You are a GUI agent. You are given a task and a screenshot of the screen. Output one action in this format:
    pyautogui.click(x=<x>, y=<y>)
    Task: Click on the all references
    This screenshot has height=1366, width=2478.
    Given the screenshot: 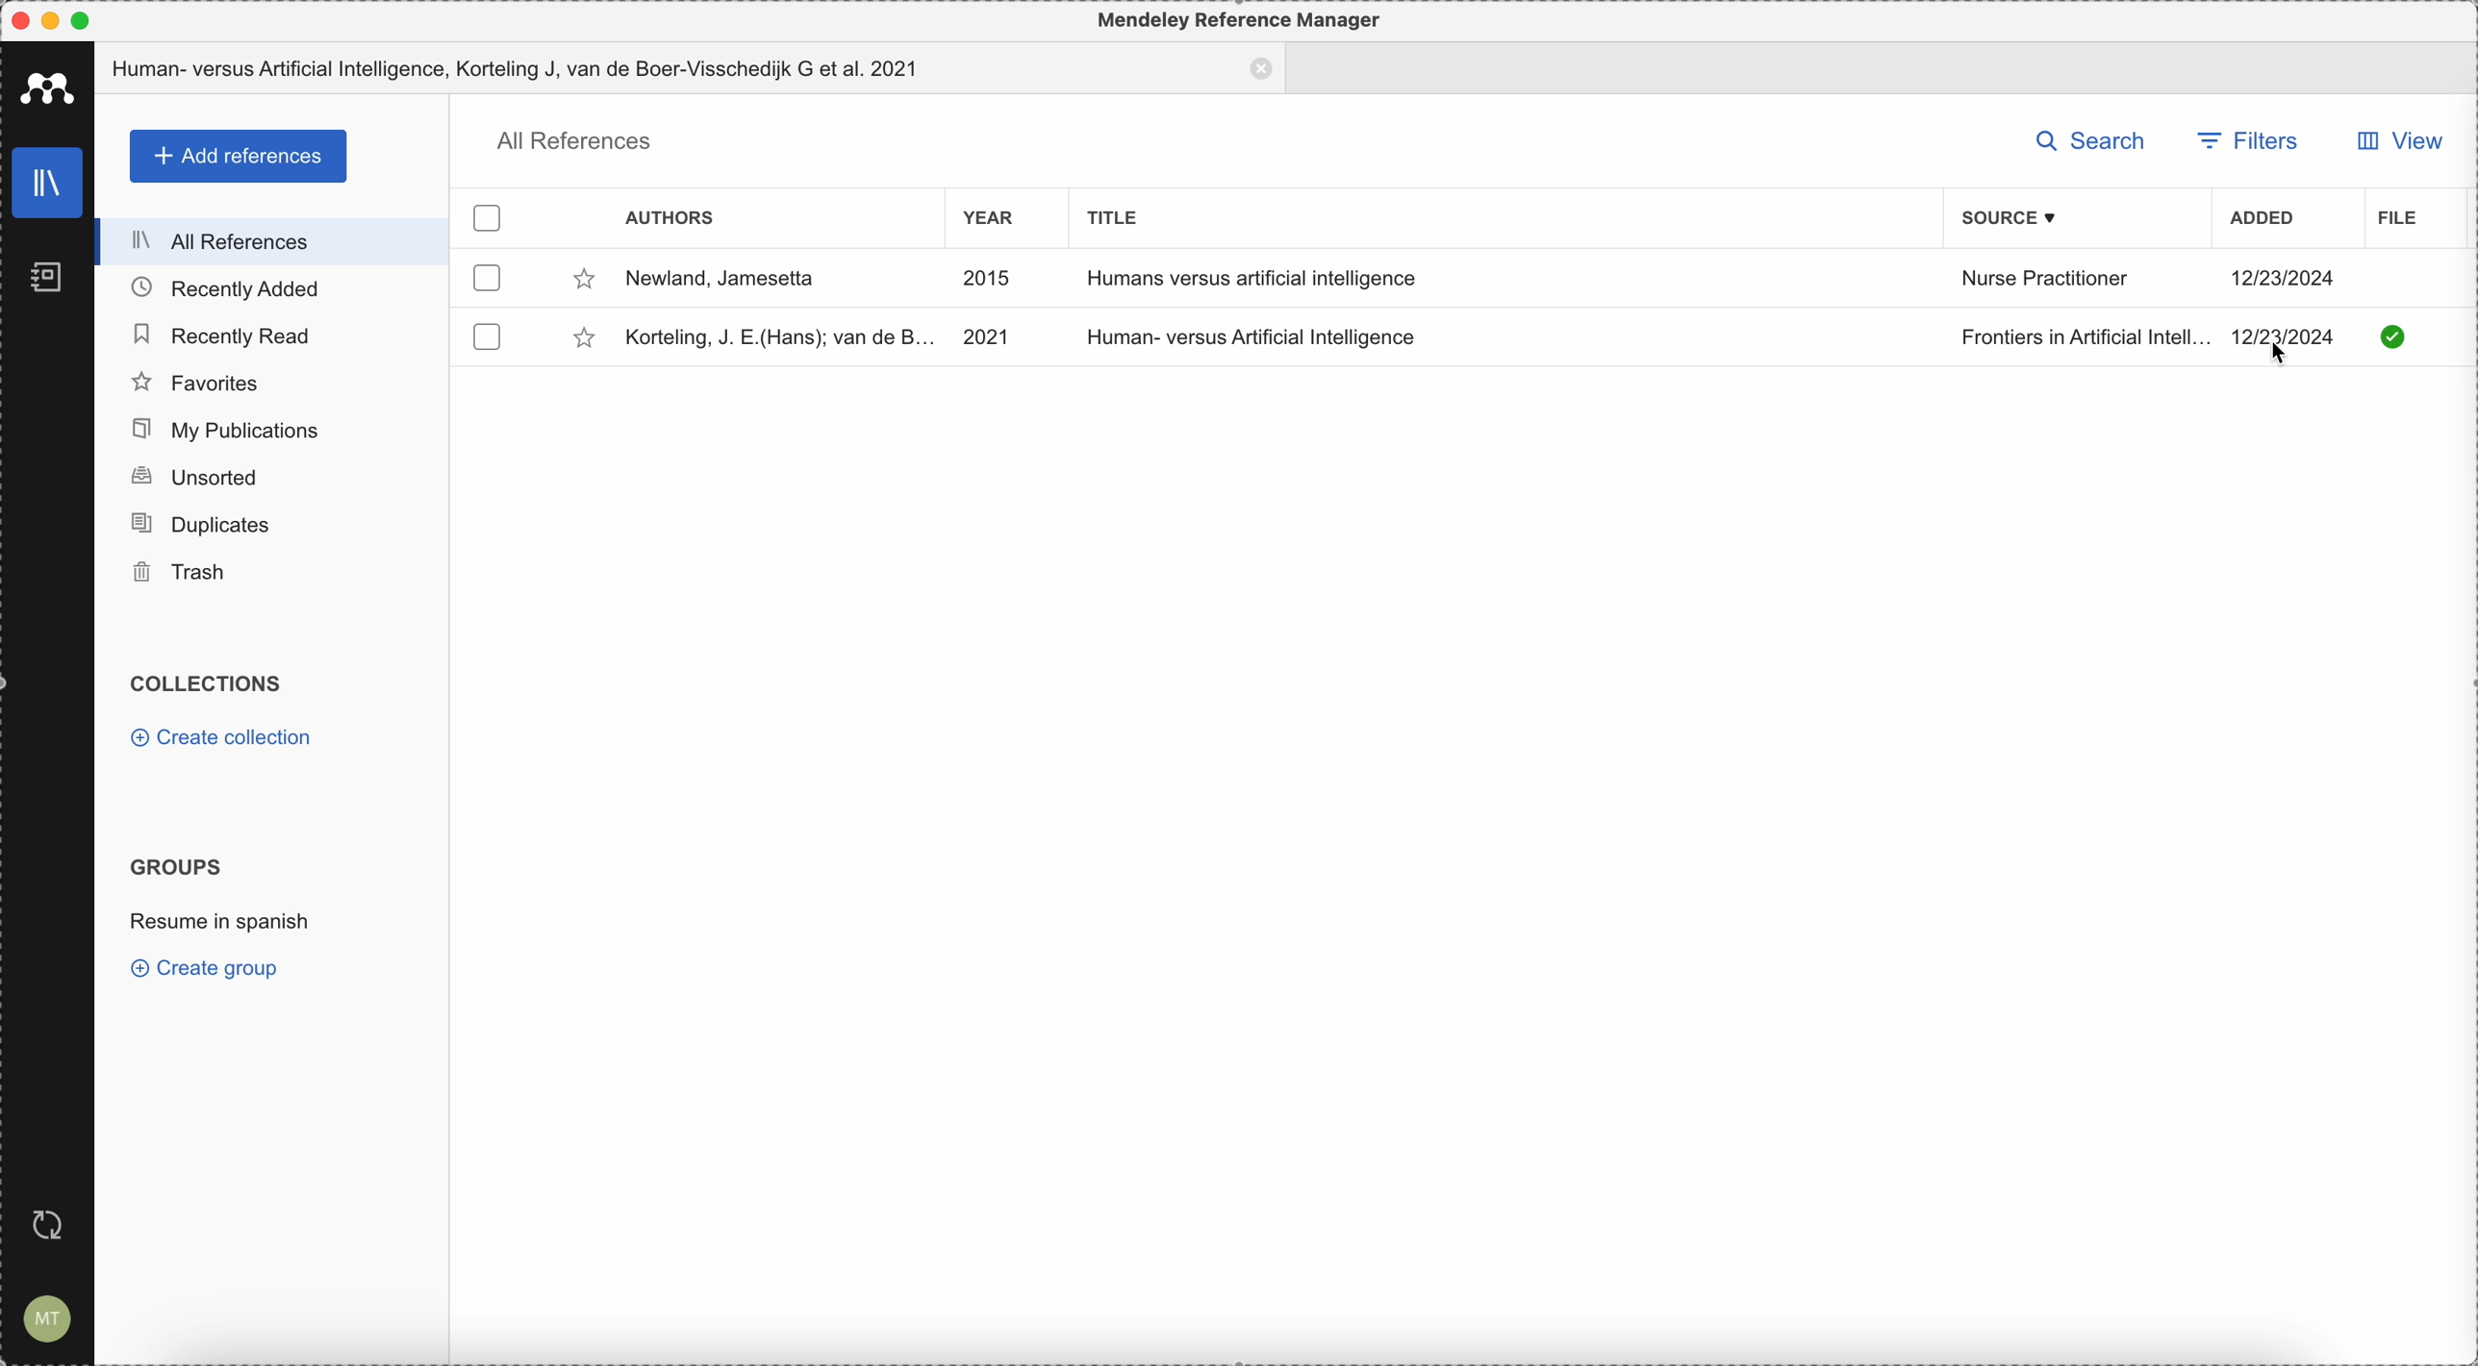 What is the action you would take?
    pyautogui.click(x=282, y=241)
    